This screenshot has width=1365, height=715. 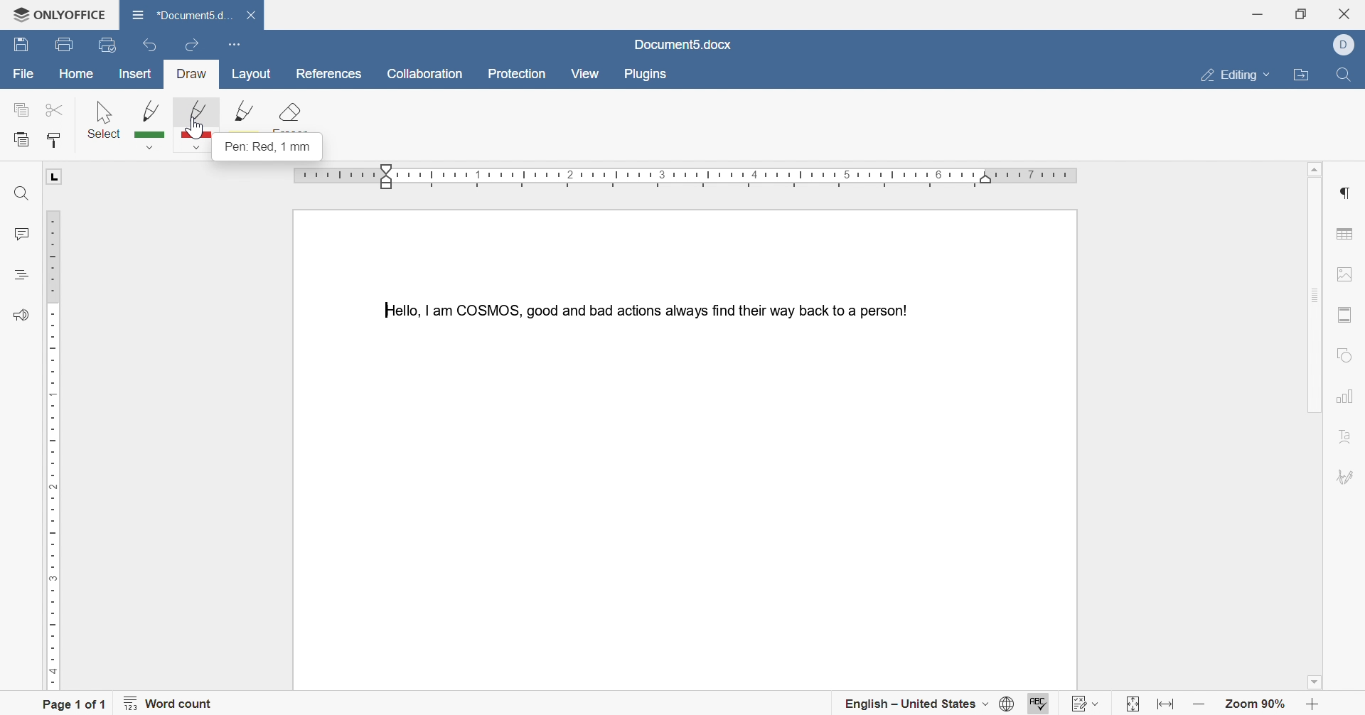 What do you see at coordinates (193, 75) in the screenshot?
I see `draw` at bounding box center [193, 75].